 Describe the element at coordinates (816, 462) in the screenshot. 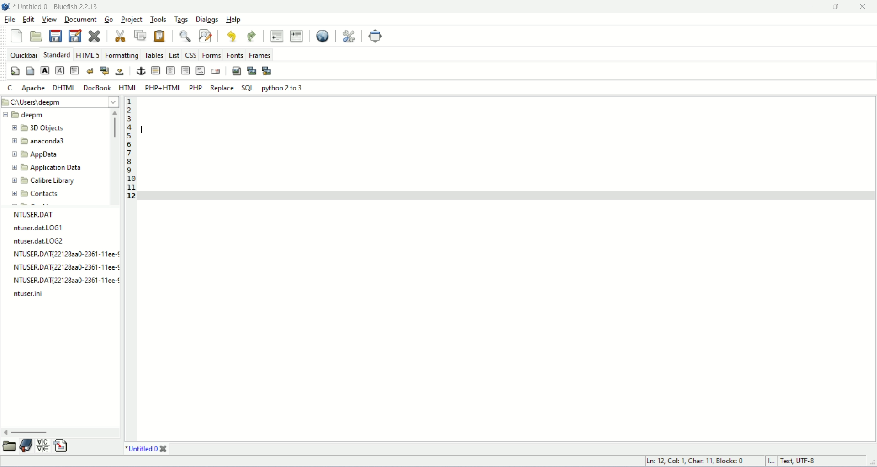

I see `character encoding` at that location.